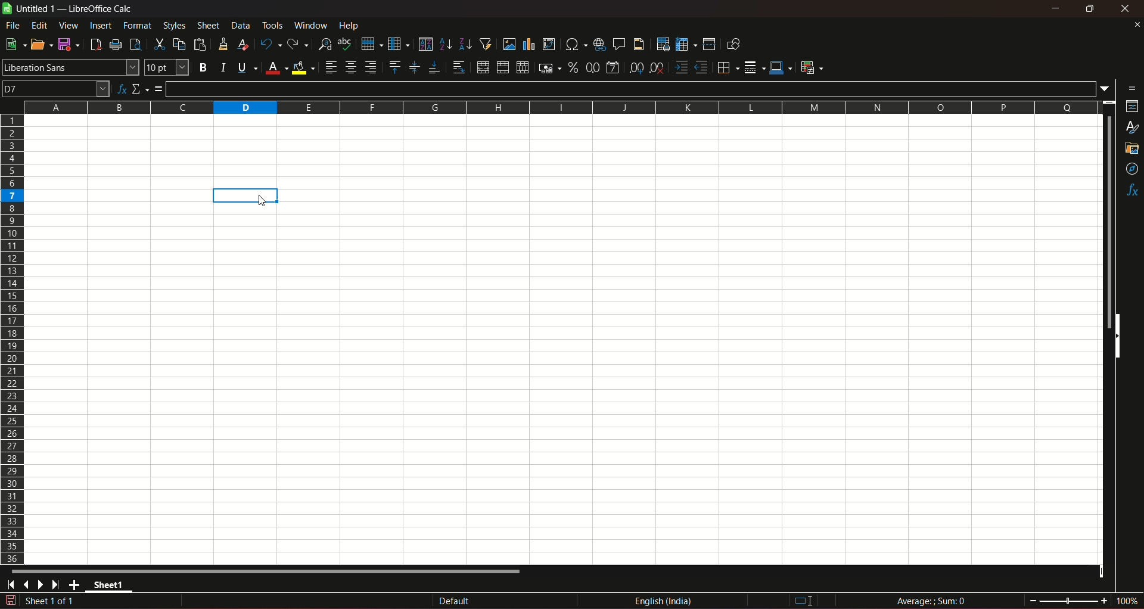 This screenshot has height=609, width=1144. Describe the element at coordinates (30, 9) in the screenshot. I see `sheet name` at that location.